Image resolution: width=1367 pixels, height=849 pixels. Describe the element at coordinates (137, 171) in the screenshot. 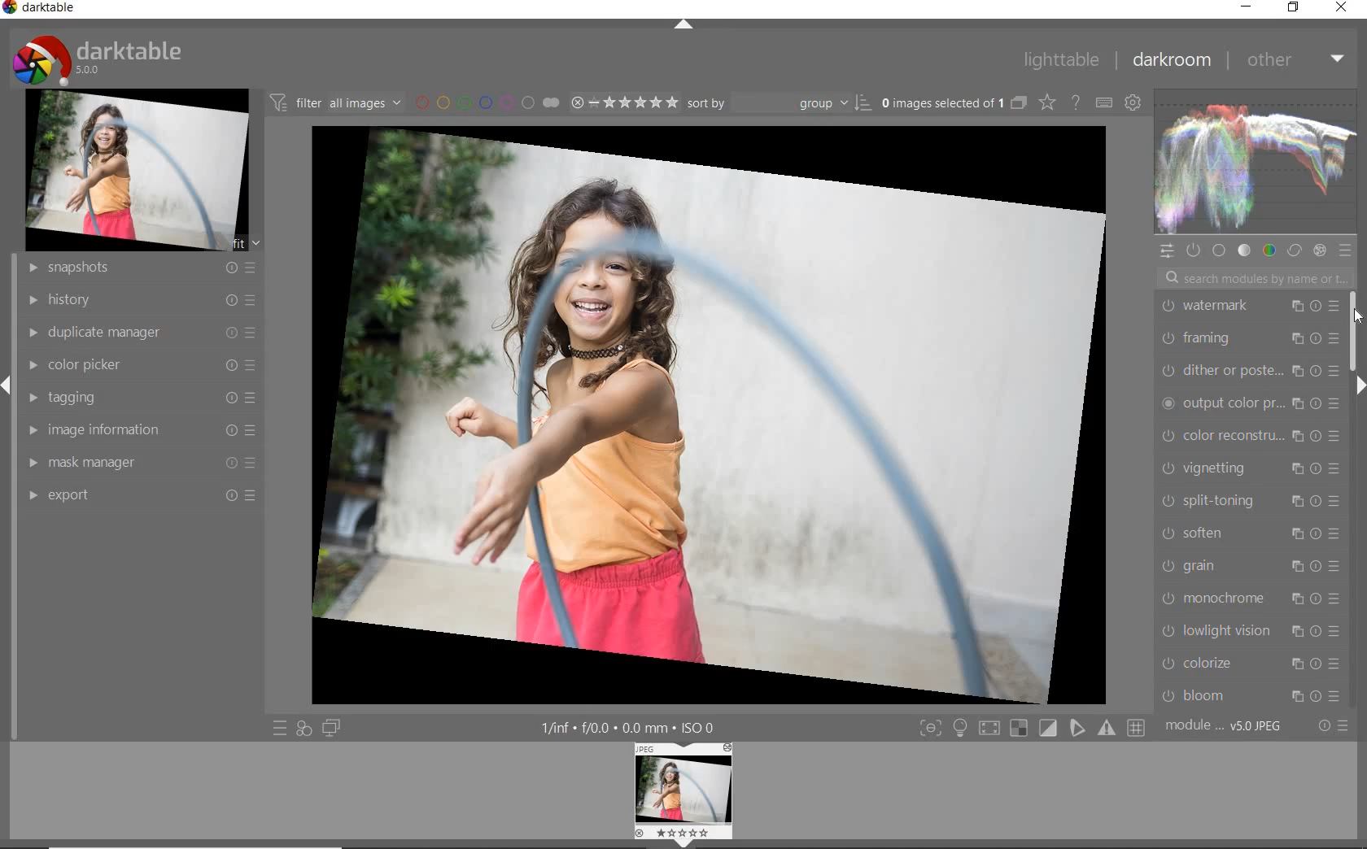

I see `image` at that location.